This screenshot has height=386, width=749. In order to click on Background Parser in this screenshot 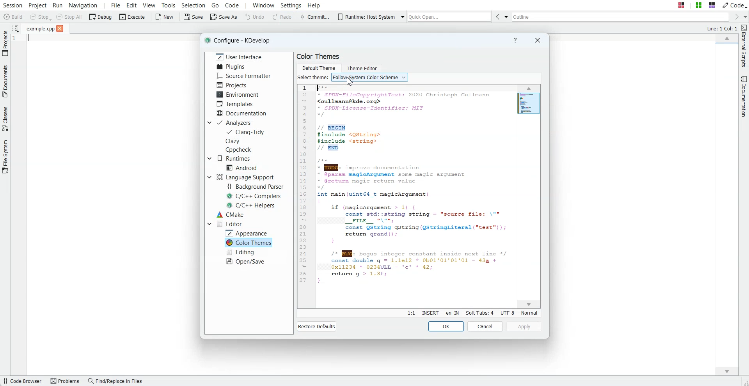, I will do `click(257, 187)`.